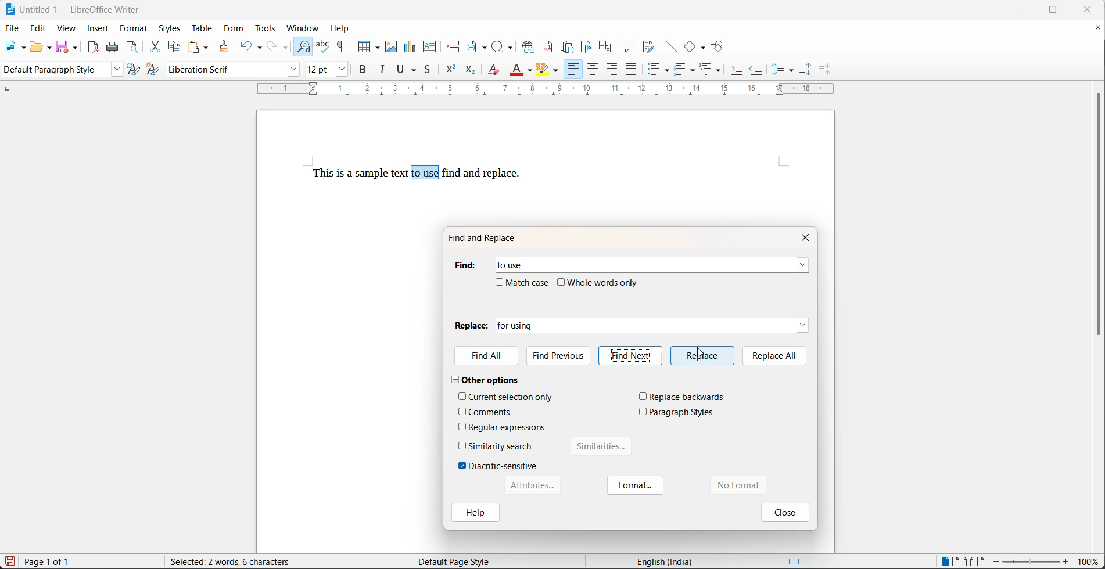  I want to click on clone formatting, so click(225, 47).